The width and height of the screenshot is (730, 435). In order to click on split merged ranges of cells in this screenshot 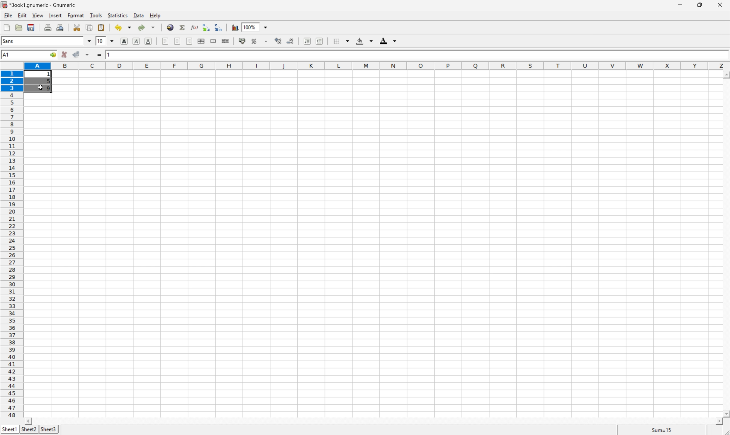, I will do `click(226, 40)`.